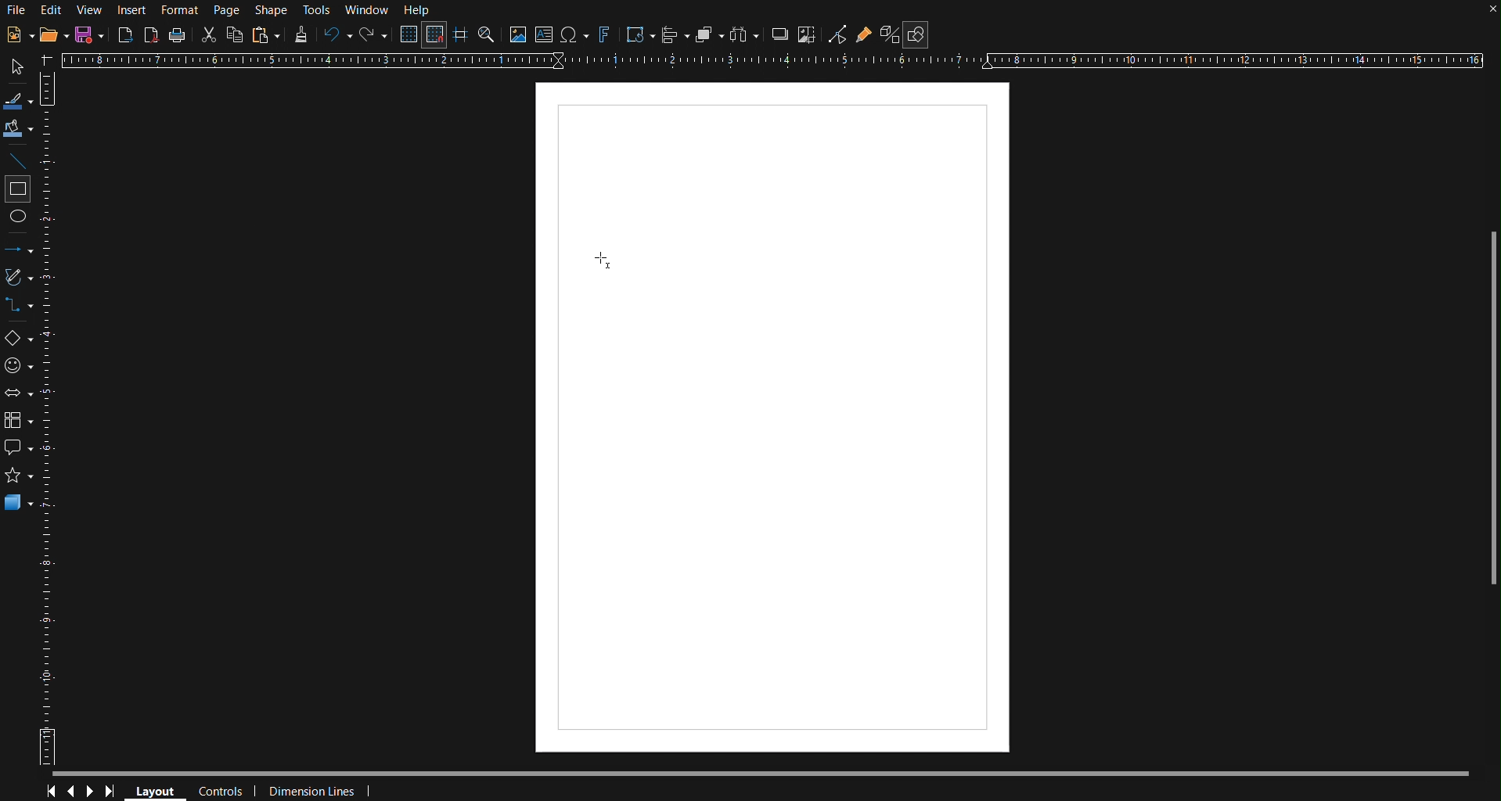  Describe the element at coordinates (224, 792) in the screenshot. I see `Controls` at that location.